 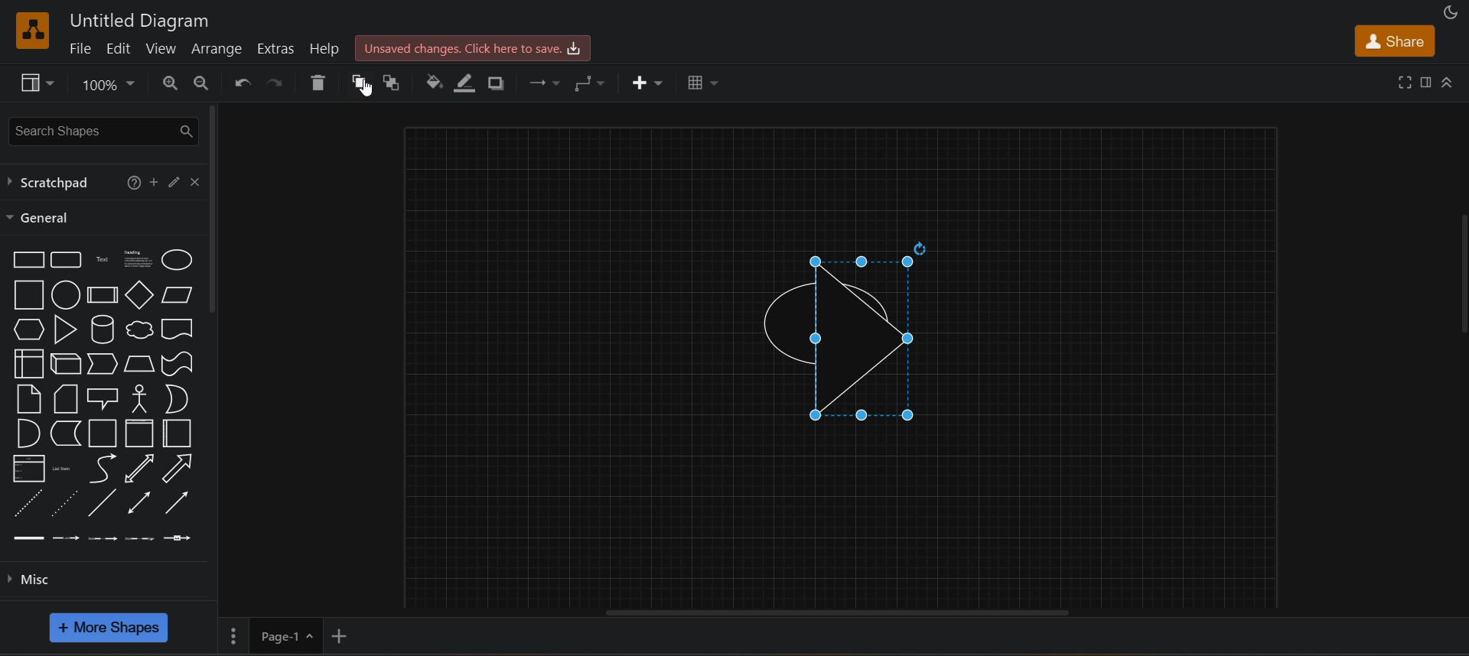 I want to click on view, so click(x=34, y=83).